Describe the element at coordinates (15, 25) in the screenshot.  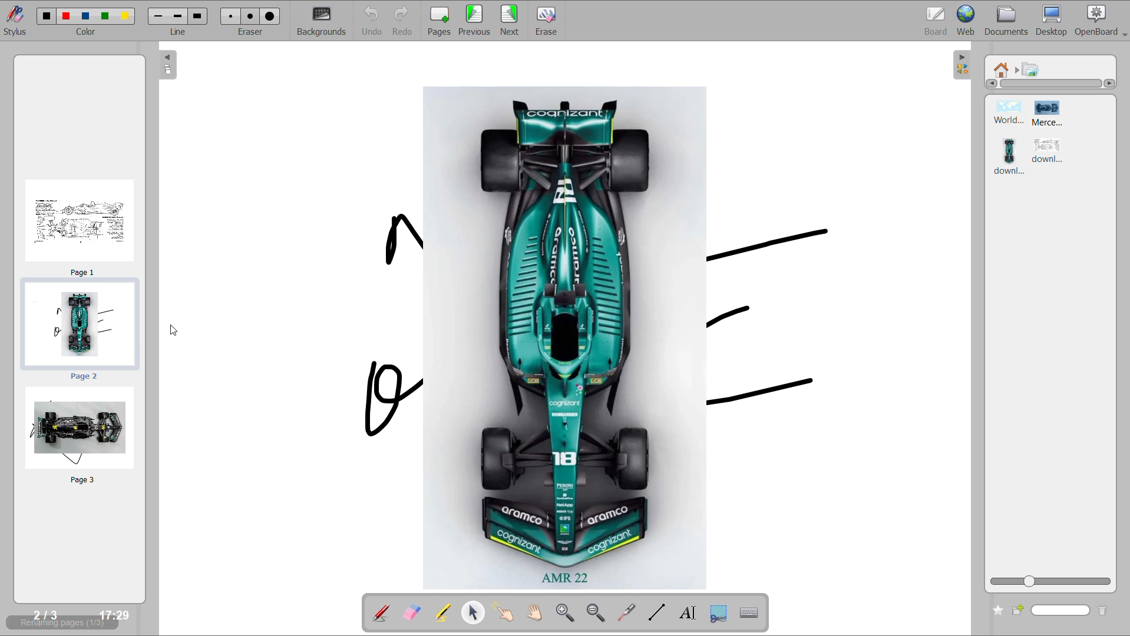
I see `stylus` at that location.